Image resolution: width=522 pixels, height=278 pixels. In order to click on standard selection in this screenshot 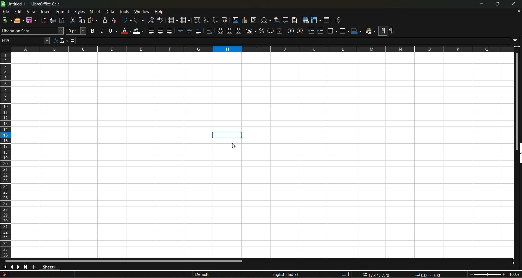, I will do `click(349, 274)`.